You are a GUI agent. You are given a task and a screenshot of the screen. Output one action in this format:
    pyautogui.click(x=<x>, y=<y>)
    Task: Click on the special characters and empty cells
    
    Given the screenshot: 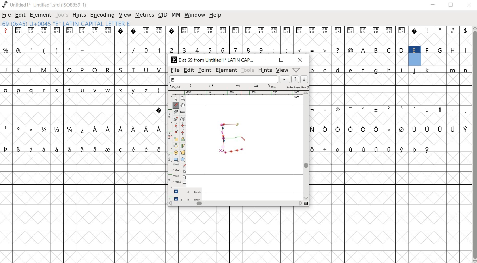 What is the action you would take?
    pyautogui.click(x=389, y=149)
    